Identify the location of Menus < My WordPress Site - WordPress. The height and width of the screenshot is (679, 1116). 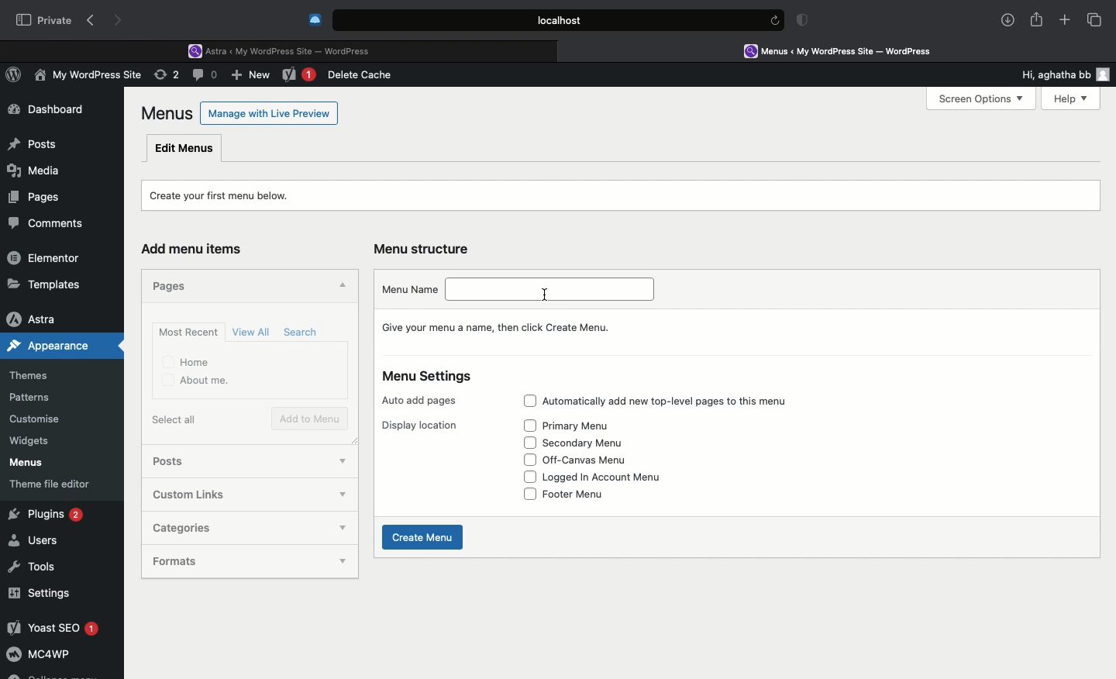
(849, 50).